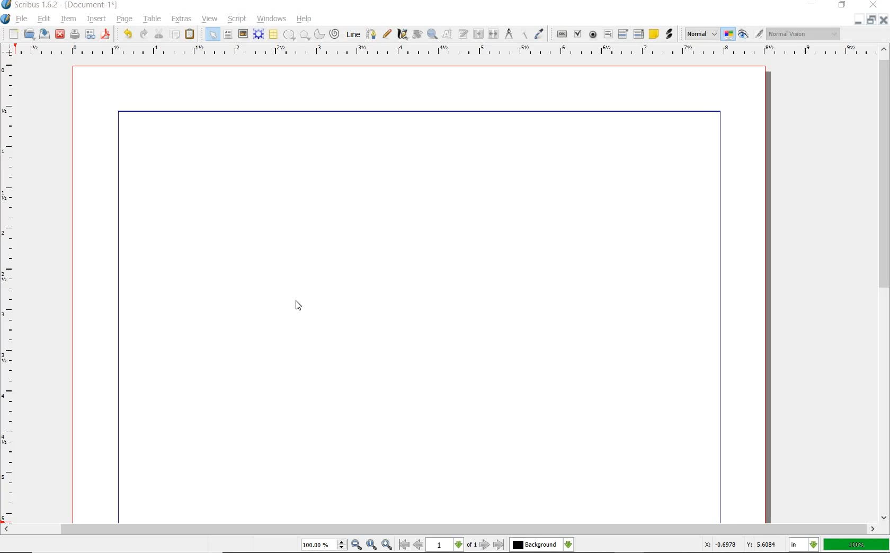 The image size is (890, 553). What do you see at coordinates (402, 34) in the screenshot?
I see `CALLIGRAPHIC LINE` at bounding box center [402, 34].